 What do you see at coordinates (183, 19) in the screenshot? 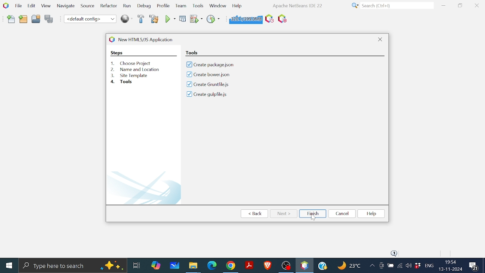
I see `Debug` at bounding box center [183, 19].